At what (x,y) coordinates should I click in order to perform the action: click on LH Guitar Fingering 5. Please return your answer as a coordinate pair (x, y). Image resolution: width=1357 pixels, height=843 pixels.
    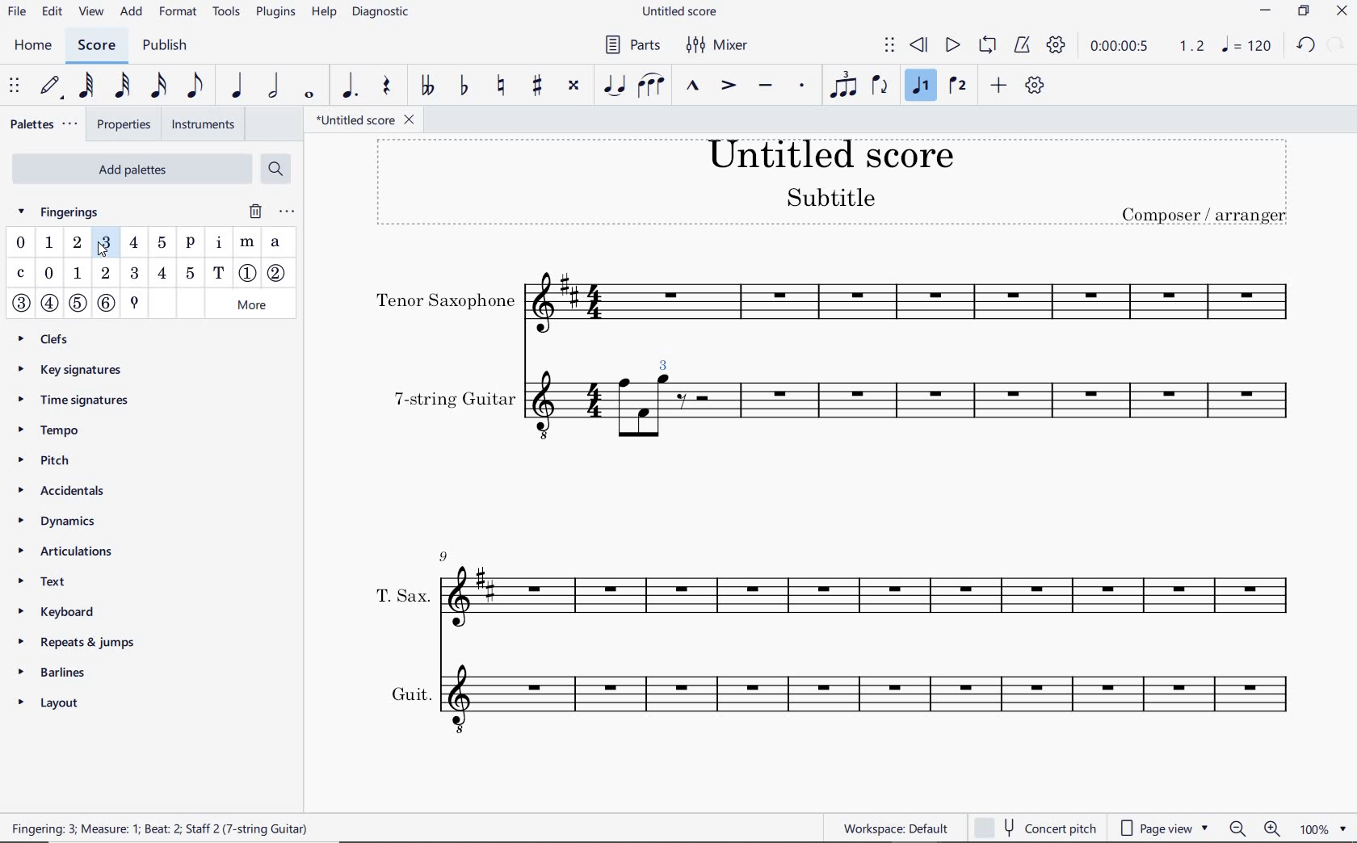
    Looking at the image, I should click on (188, 272).